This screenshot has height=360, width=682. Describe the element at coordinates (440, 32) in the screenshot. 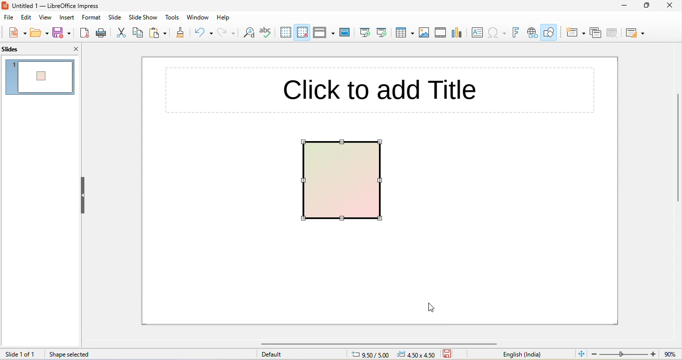

I see `media` at that location.